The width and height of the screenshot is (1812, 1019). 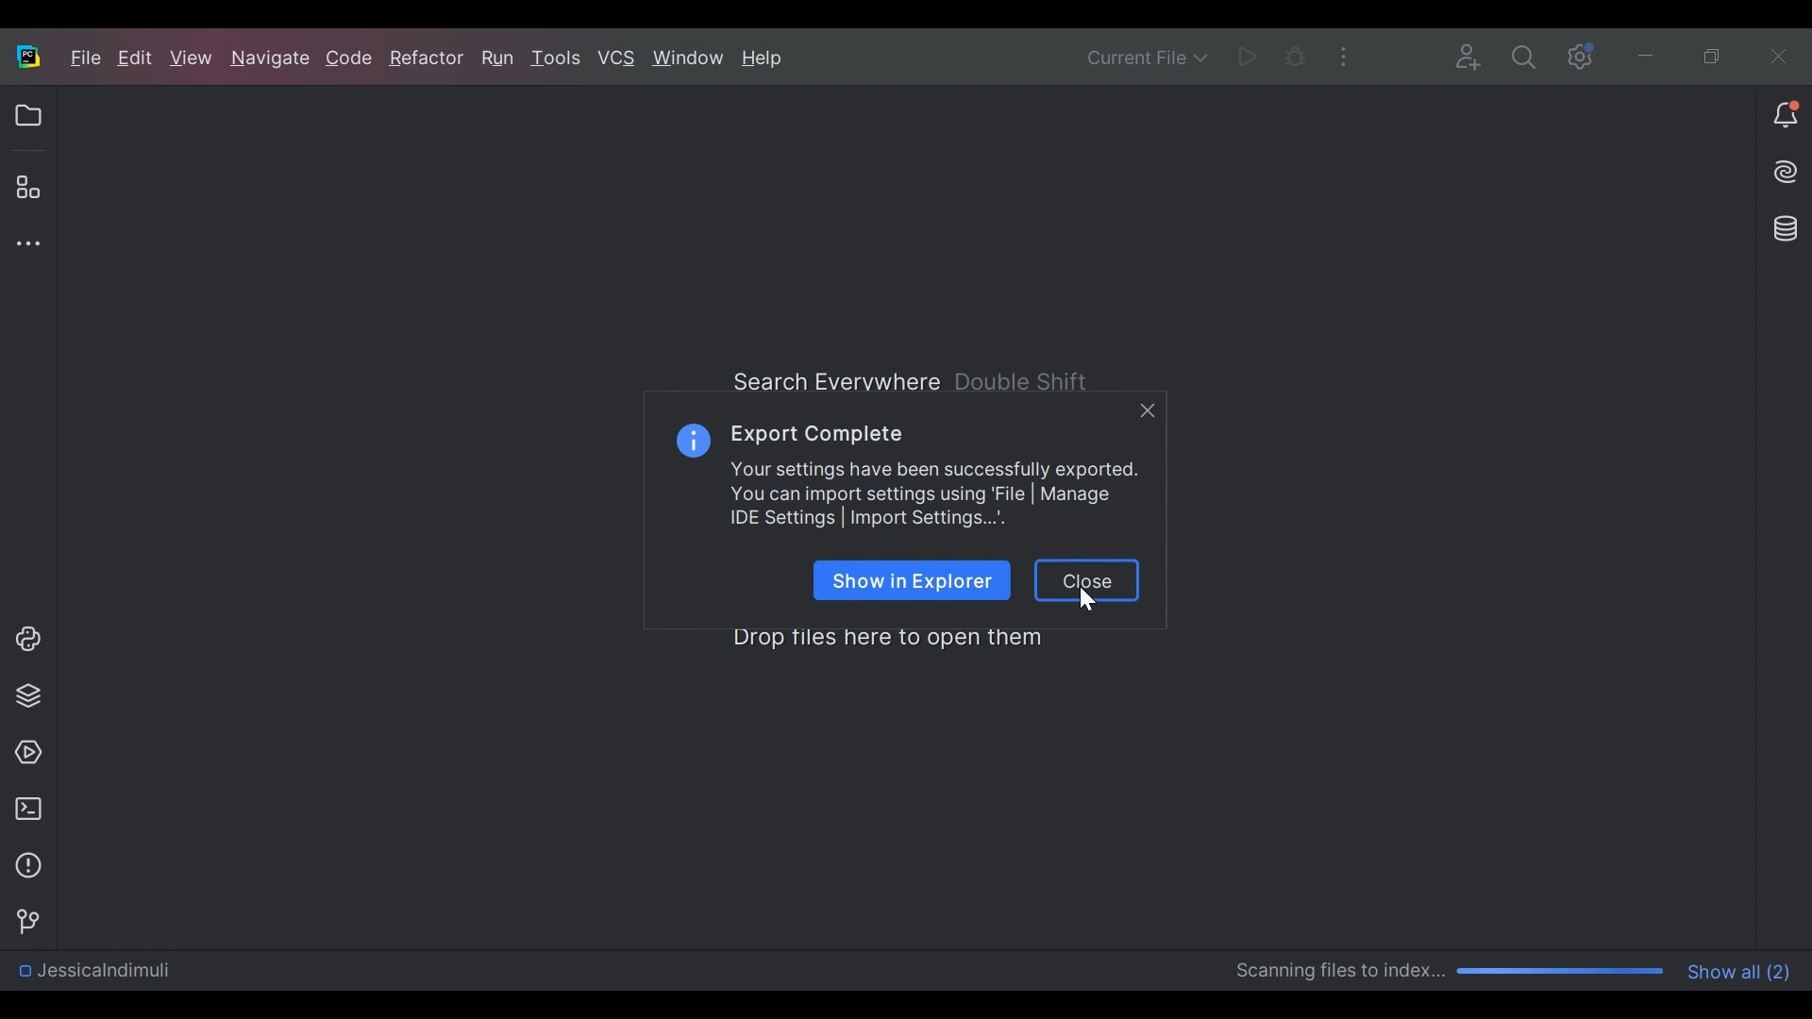 What do you see at coordinates (138, 59) in the screenshot?
I see `Edit` at bounding box center [138, 59].